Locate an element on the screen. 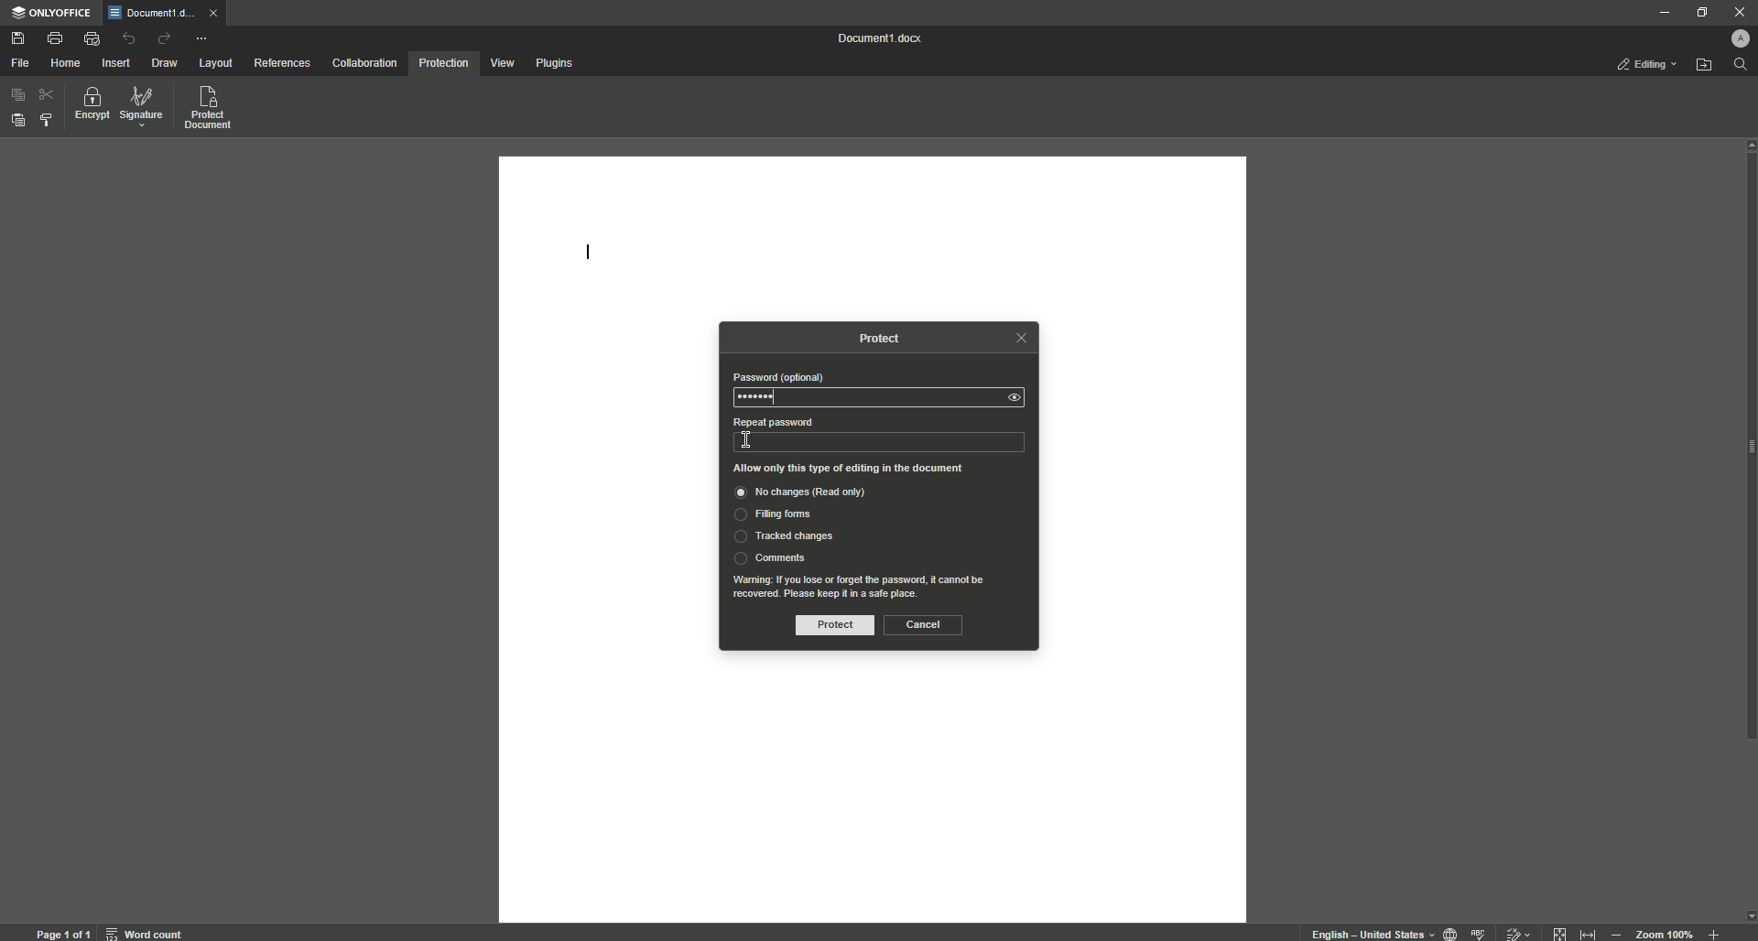 The width and height of the screenshot is (1758, 941). More Actions is located at coordinates (201, 38).